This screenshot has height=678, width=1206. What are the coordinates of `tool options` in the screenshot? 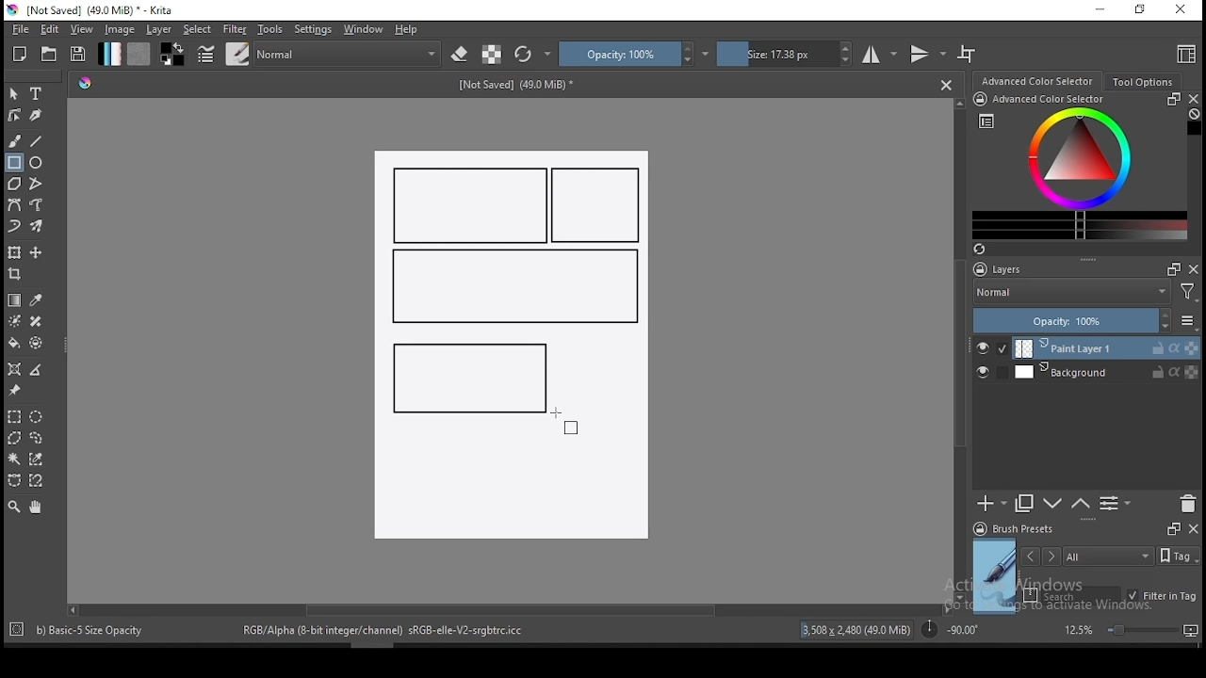 It's located at (1144, 82).